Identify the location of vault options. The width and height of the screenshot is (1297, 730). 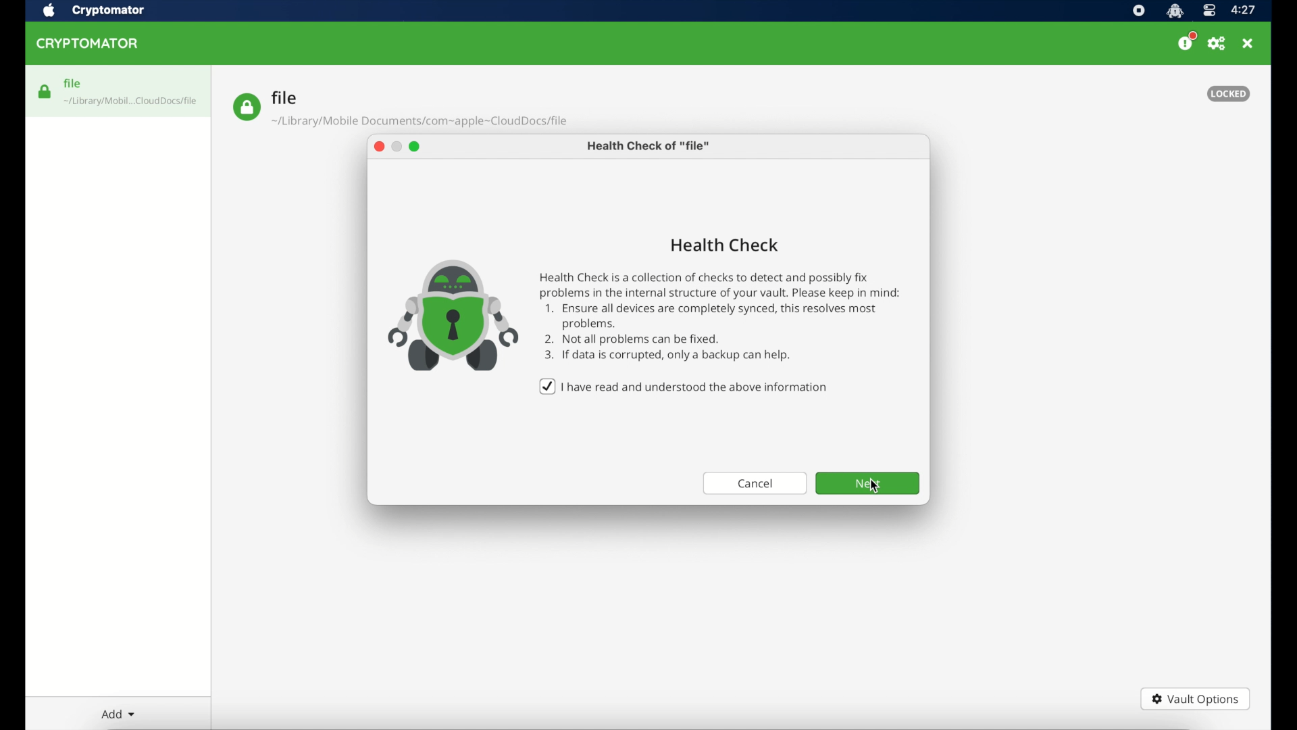
(1196, 699).